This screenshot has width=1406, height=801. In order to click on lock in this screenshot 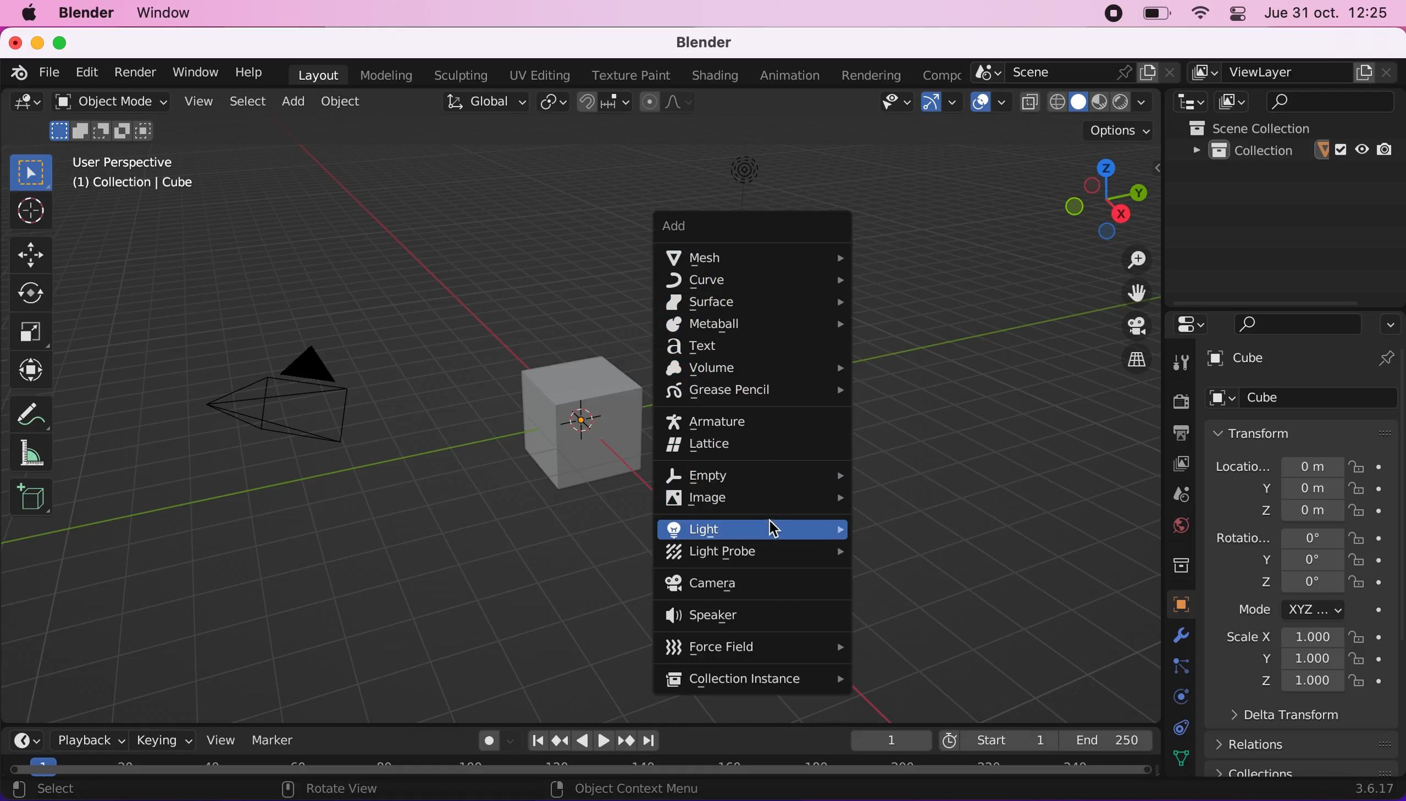, I will do `click(1378, 682)`.